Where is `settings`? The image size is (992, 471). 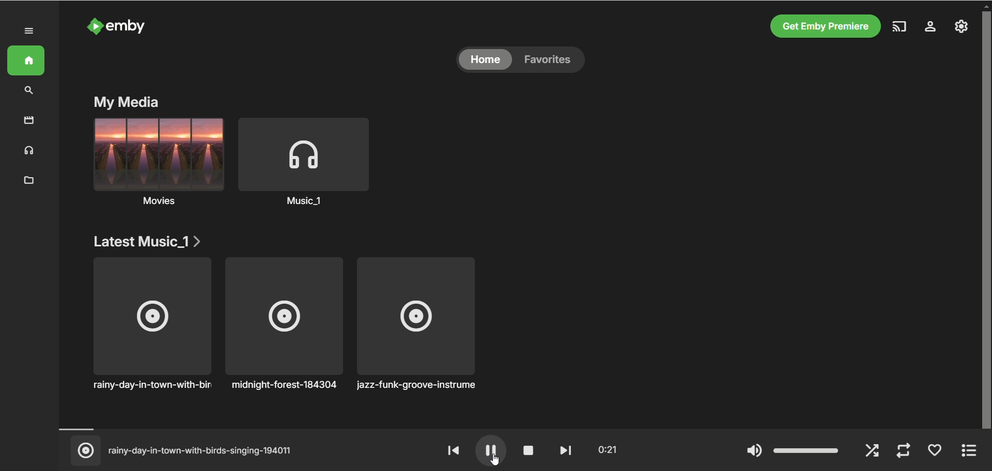
settings is located at coordinates (929, 27).